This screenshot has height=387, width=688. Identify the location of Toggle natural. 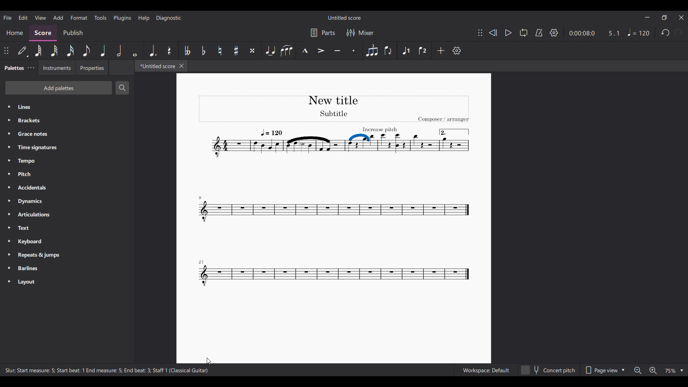
(220, 50).